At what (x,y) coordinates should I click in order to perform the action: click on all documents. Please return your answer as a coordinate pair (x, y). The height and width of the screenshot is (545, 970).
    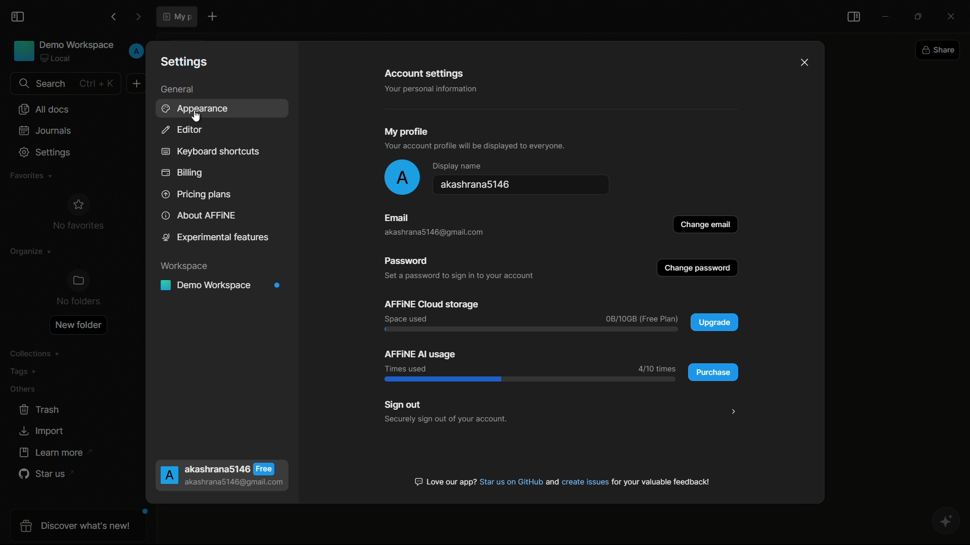
    Looking at the image, I should click on (43, 110).